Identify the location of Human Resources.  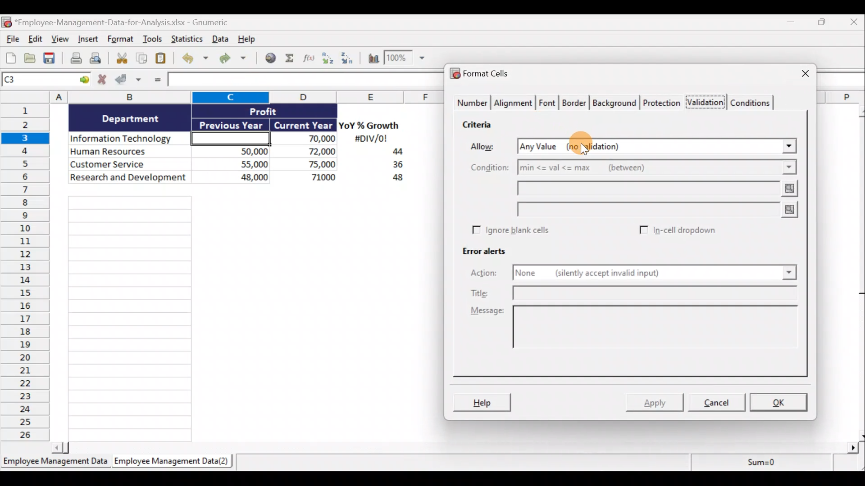
(127, 152).